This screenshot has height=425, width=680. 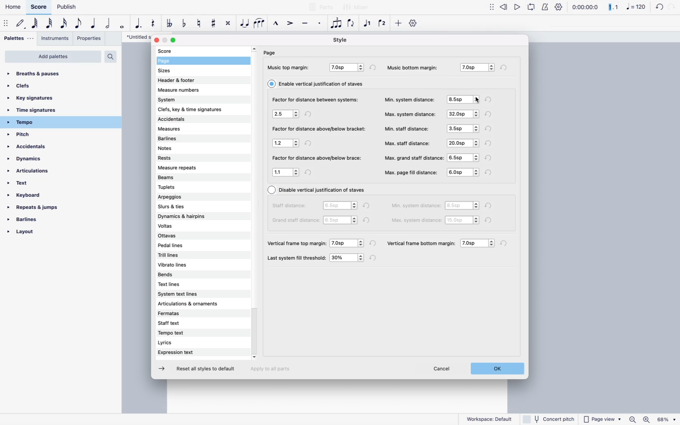 What do you see at coordinates (189, 120) in the screenshot?
I see `accidentals` at bounding box center [189, 120].